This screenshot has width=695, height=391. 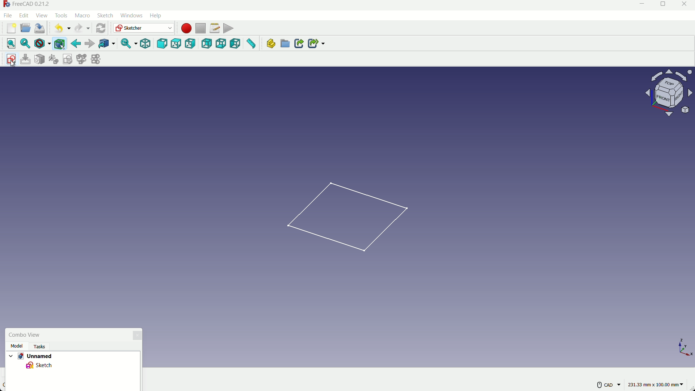 I want to click on edit sketch, so click(x=26, y=59).